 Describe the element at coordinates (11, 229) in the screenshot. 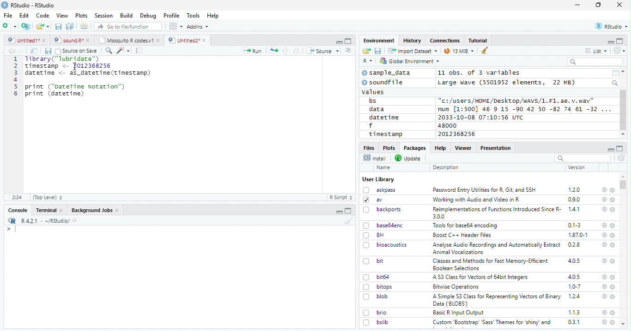

I see `typing cursor` at that location.